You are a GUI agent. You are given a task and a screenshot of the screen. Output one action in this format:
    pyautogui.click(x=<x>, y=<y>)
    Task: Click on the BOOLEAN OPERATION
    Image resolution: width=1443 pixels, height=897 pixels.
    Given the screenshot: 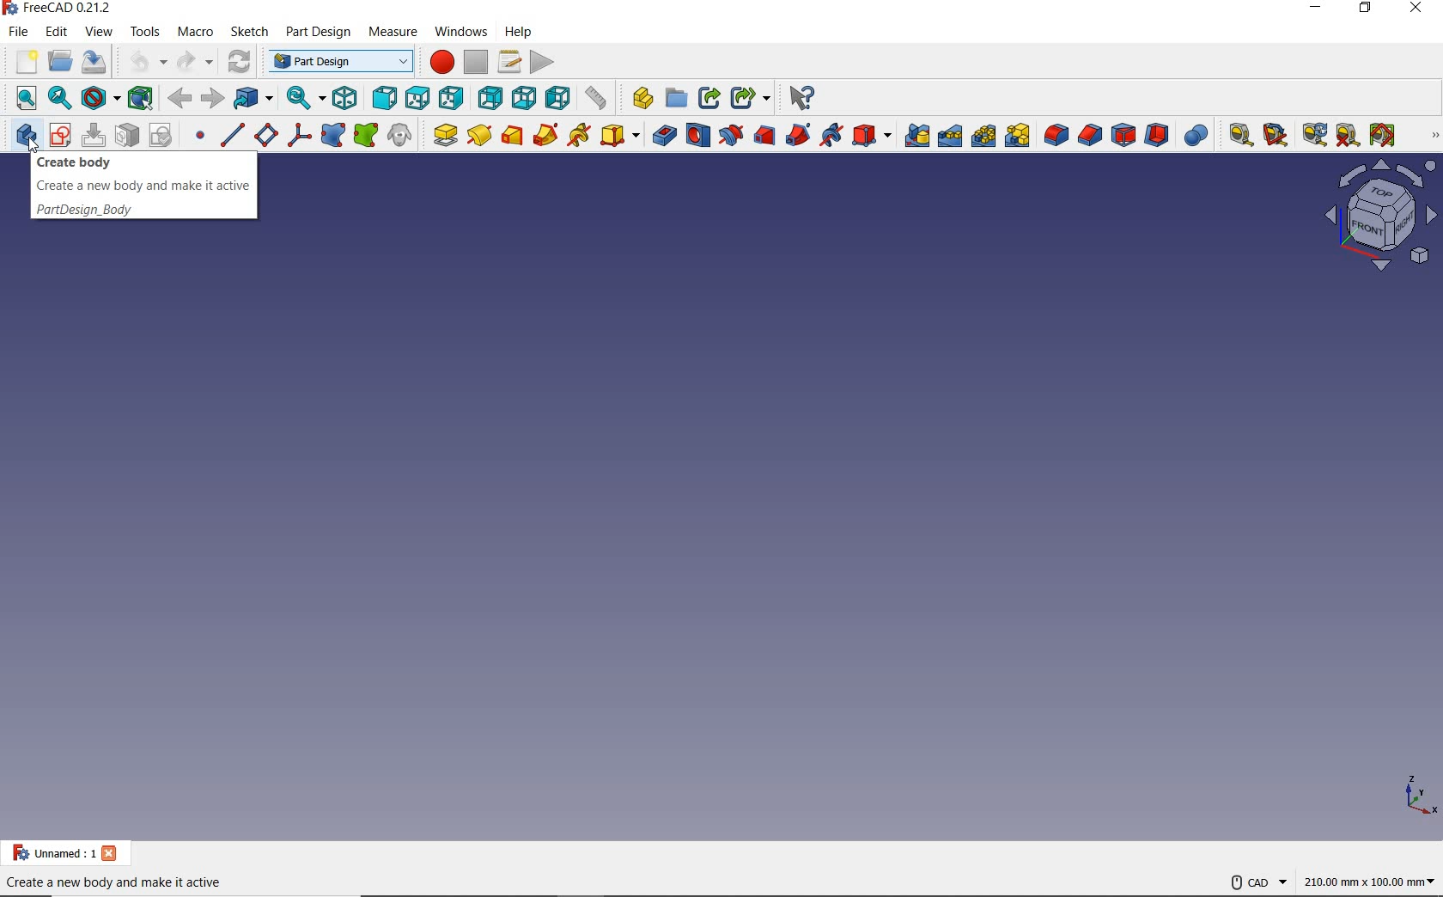 What is the action you would take?
    pyautogui.click(x=1197, y=134)
    